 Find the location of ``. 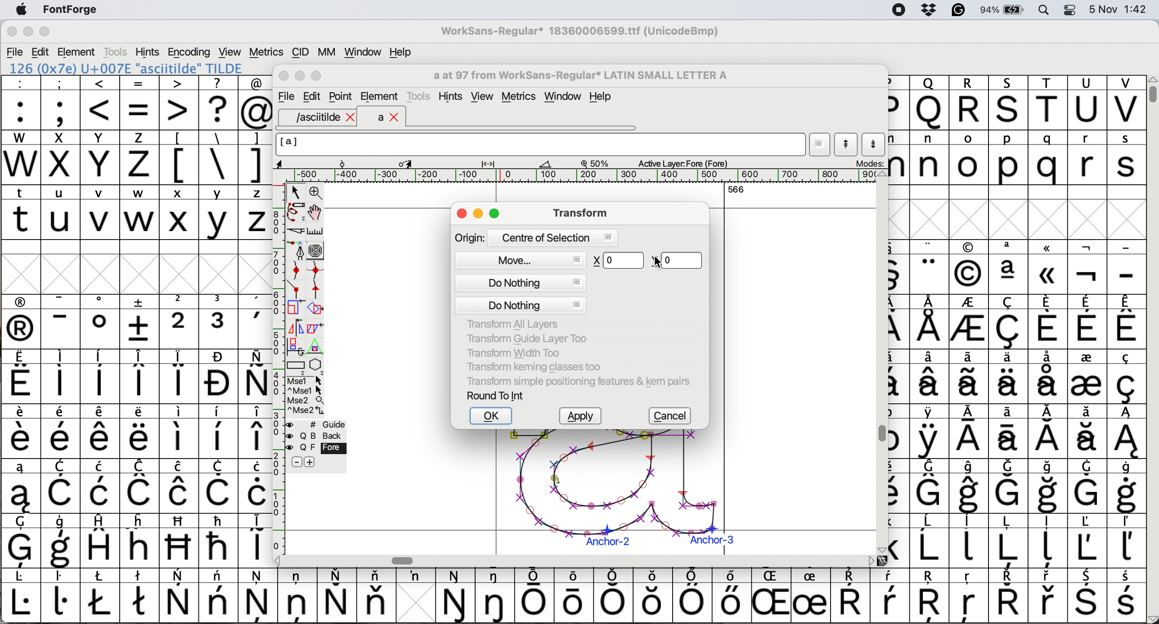

 is located at coordinates (1010, 103).